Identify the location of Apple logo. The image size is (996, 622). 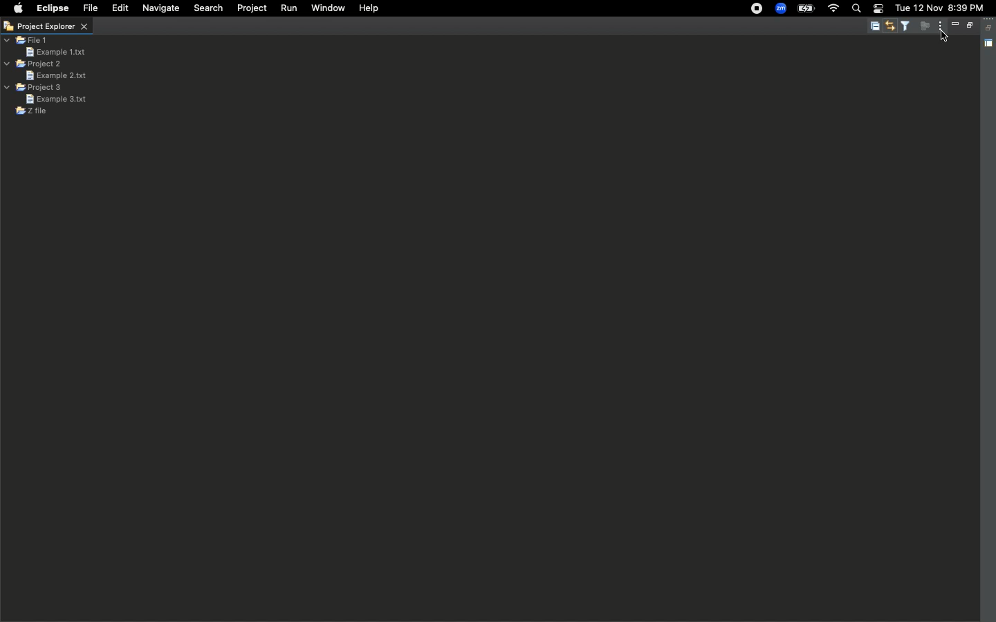
(19, 8).